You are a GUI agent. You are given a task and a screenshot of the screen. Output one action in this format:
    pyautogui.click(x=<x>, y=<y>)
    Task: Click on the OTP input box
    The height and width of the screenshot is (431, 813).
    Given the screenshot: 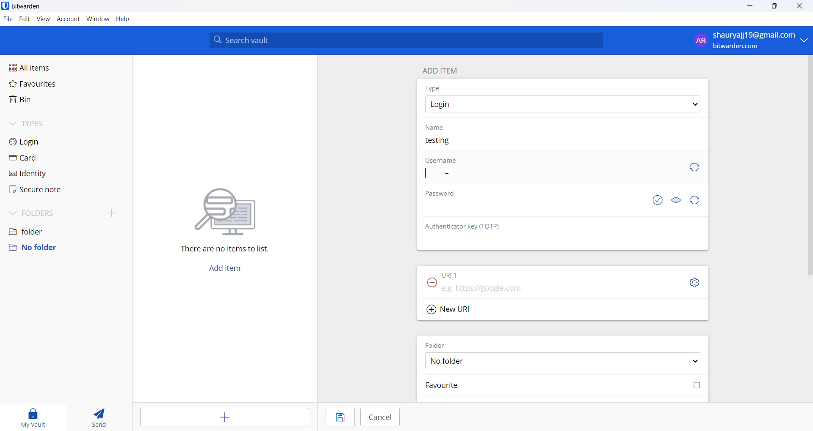 What is the action you would take?
    pyautogui.click(x=552, y=242)
    